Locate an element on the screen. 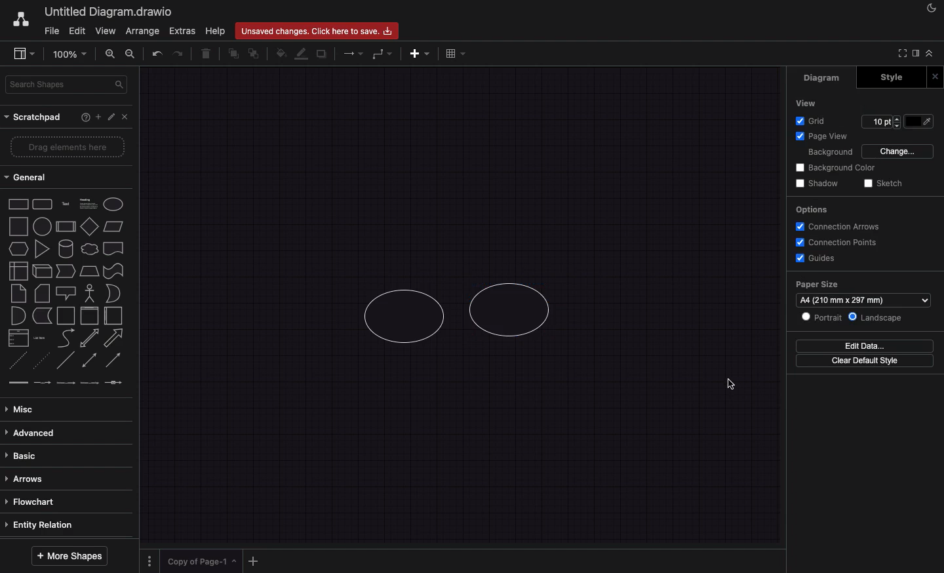 The height and width of the screenshot is (573, 944). landscape is located at coordinates (877, 318).